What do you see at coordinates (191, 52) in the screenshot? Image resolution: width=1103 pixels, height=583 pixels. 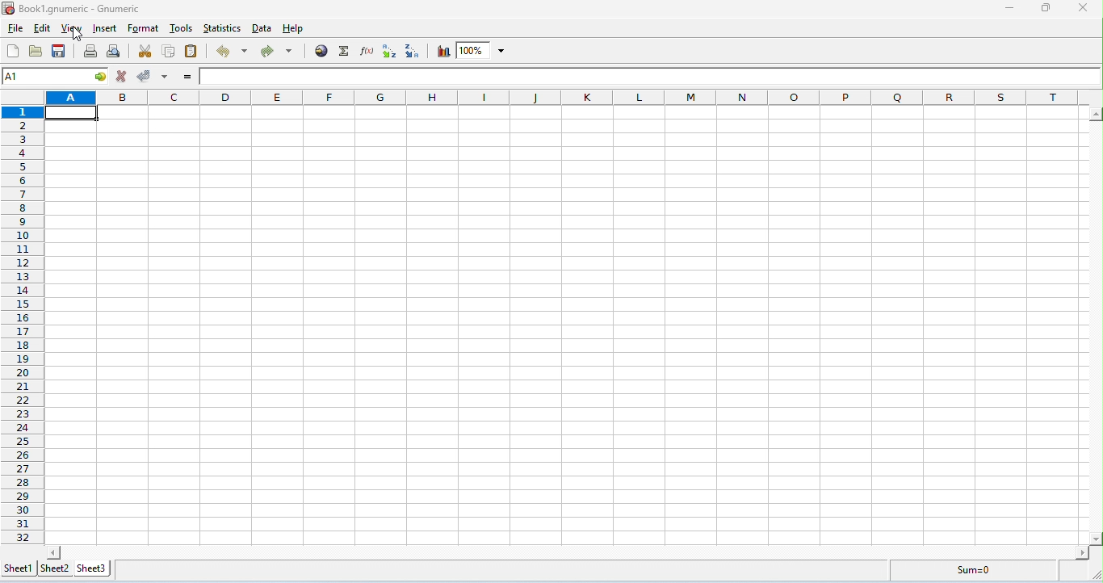 I see `paste` at bounding box center [191, 52].